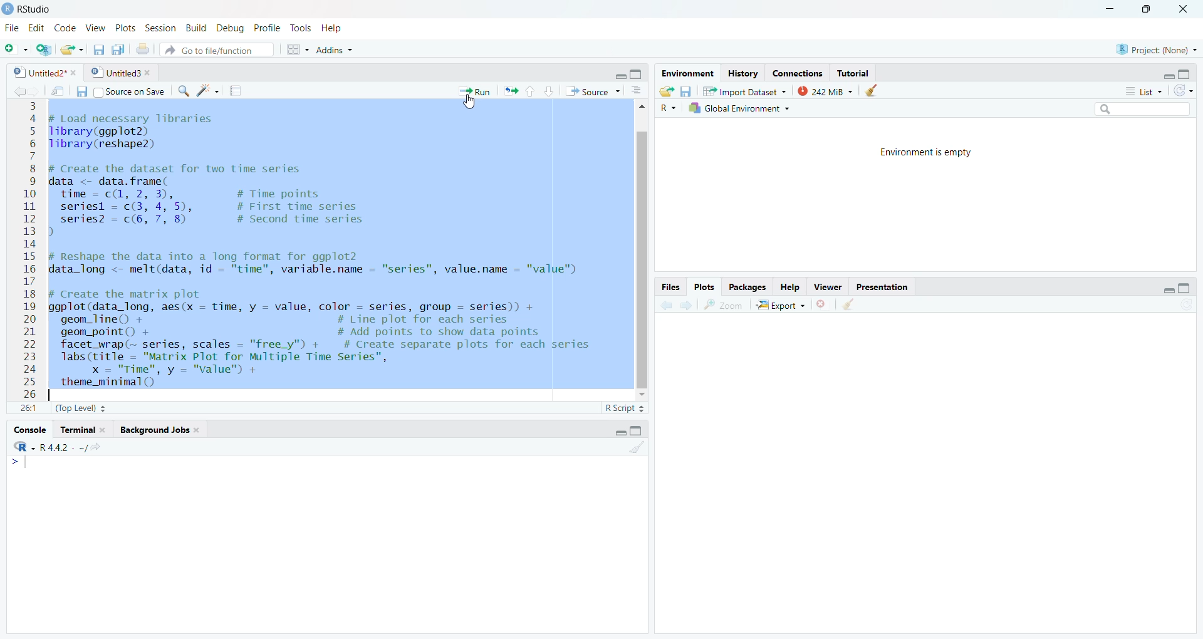 The image size is (1203, 639). I want to click on scroll bar, so click(643, 259).